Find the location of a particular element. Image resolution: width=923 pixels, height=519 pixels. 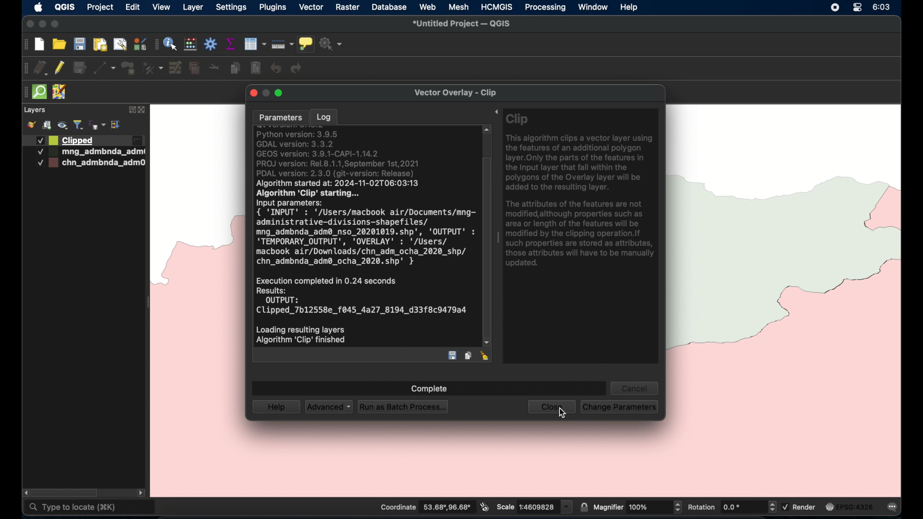

type to locate is located at coordinates (91, 508).